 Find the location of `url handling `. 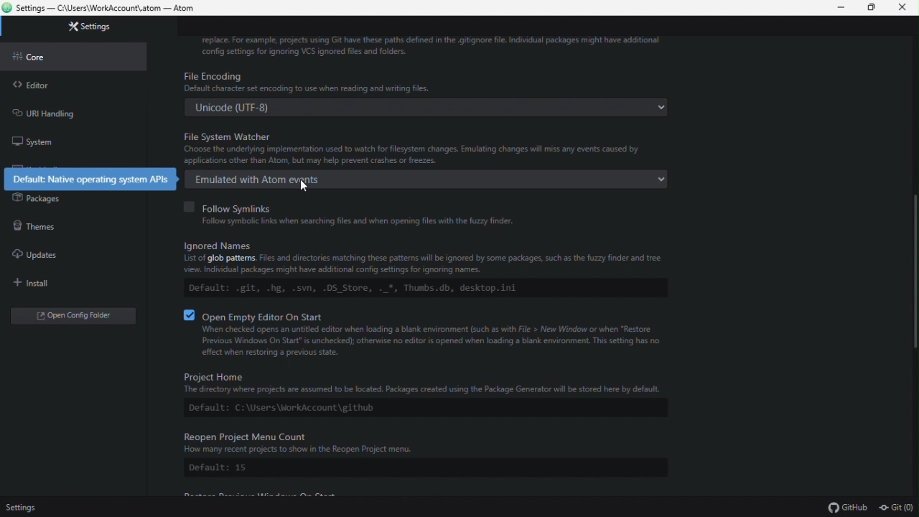

url handling  is located at coordinates (58, 112).